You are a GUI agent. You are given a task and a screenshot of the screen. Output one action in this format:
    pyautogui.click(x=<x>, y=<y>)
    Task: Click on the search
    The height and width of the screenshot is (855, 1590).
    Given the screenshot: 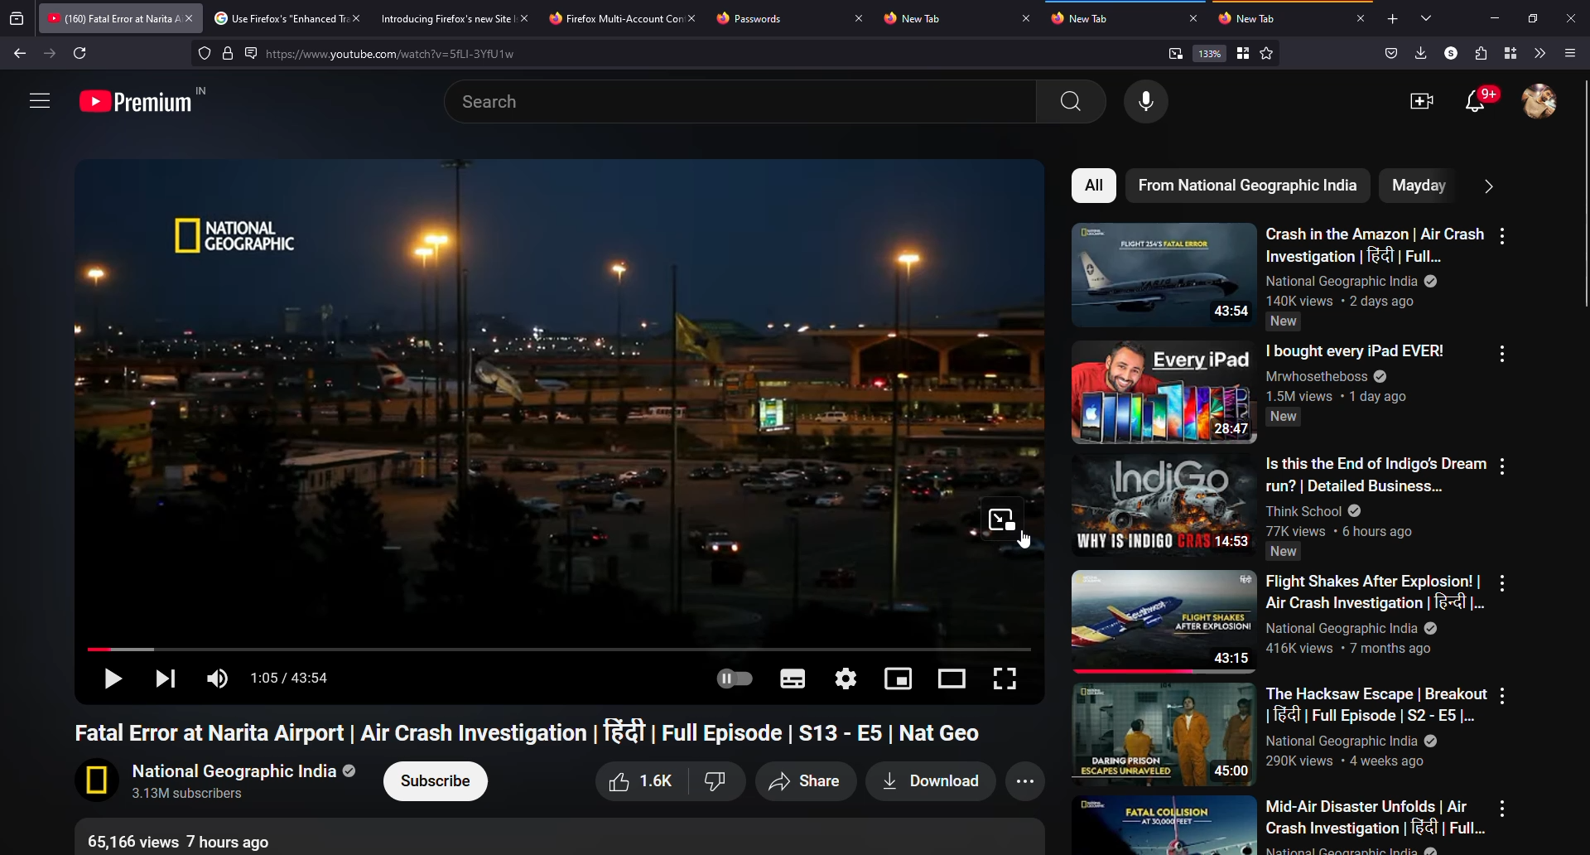 What is the action you would take?
    pyautogui.click(x=1071, y=101)
    